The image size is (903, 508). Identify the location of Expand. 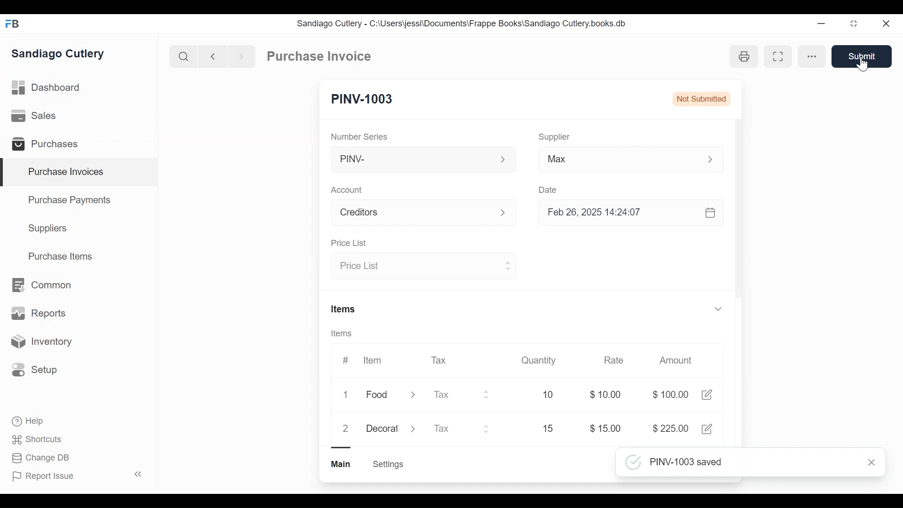
(715, 159).